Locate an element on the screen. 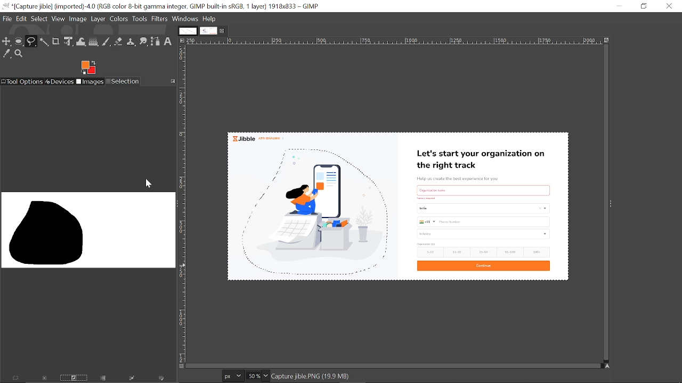 This screenshot has height=383, width=682. Zoom options is located at coordinates (266, 376).